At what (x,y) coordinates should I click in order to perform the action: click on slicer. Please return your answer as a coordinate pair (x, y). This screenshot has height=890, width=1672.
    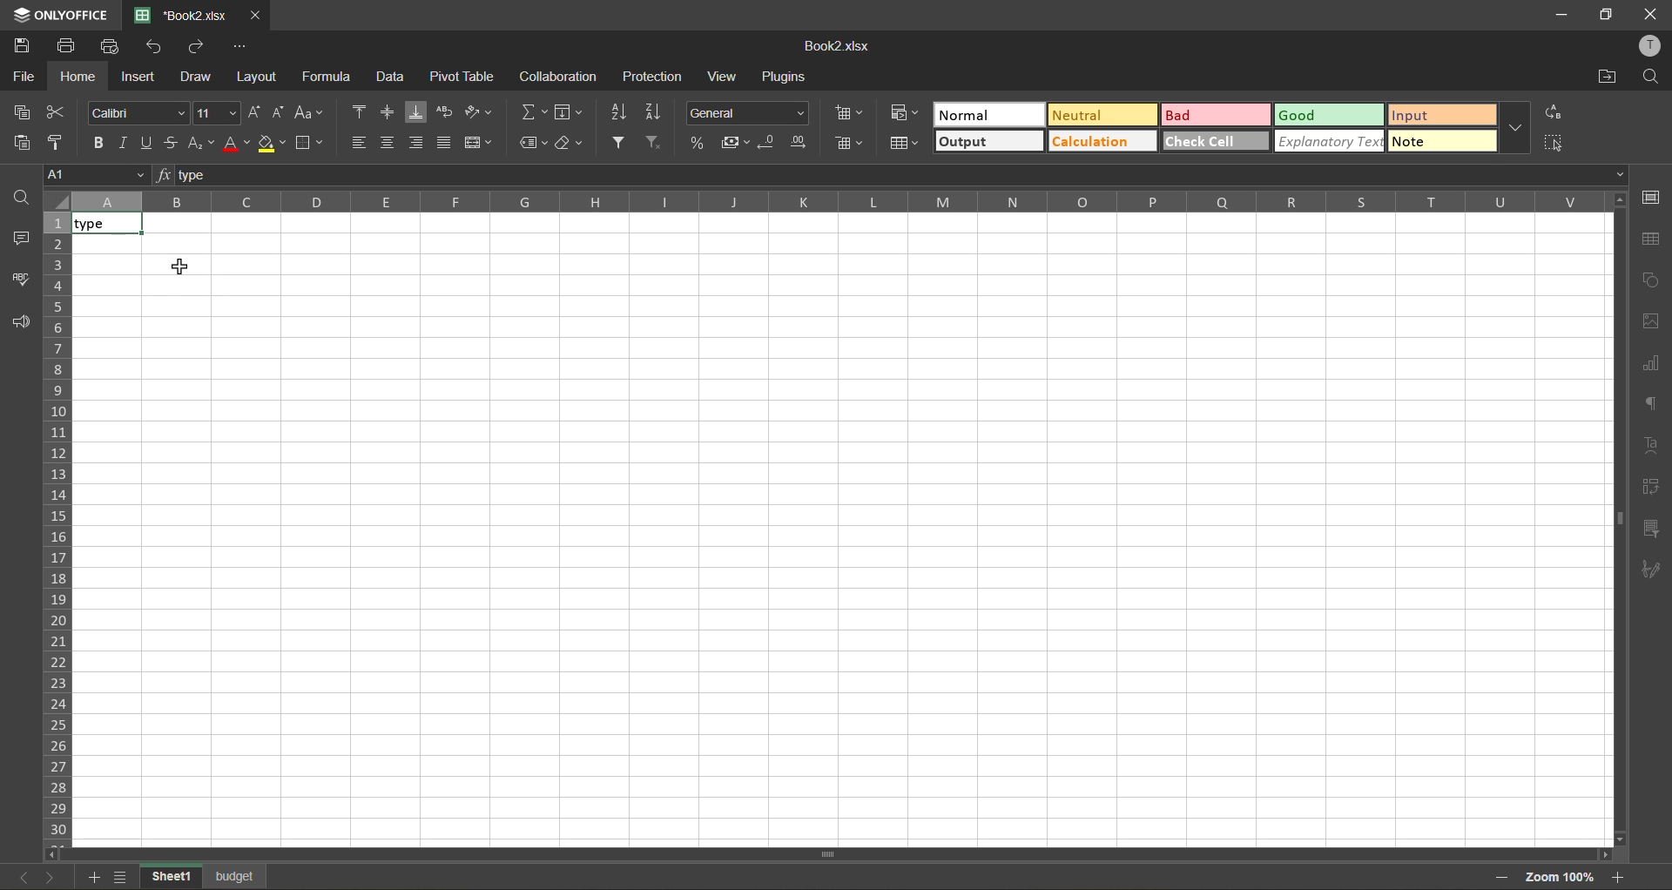
    Looking at the image, I should click on (1648, 526).